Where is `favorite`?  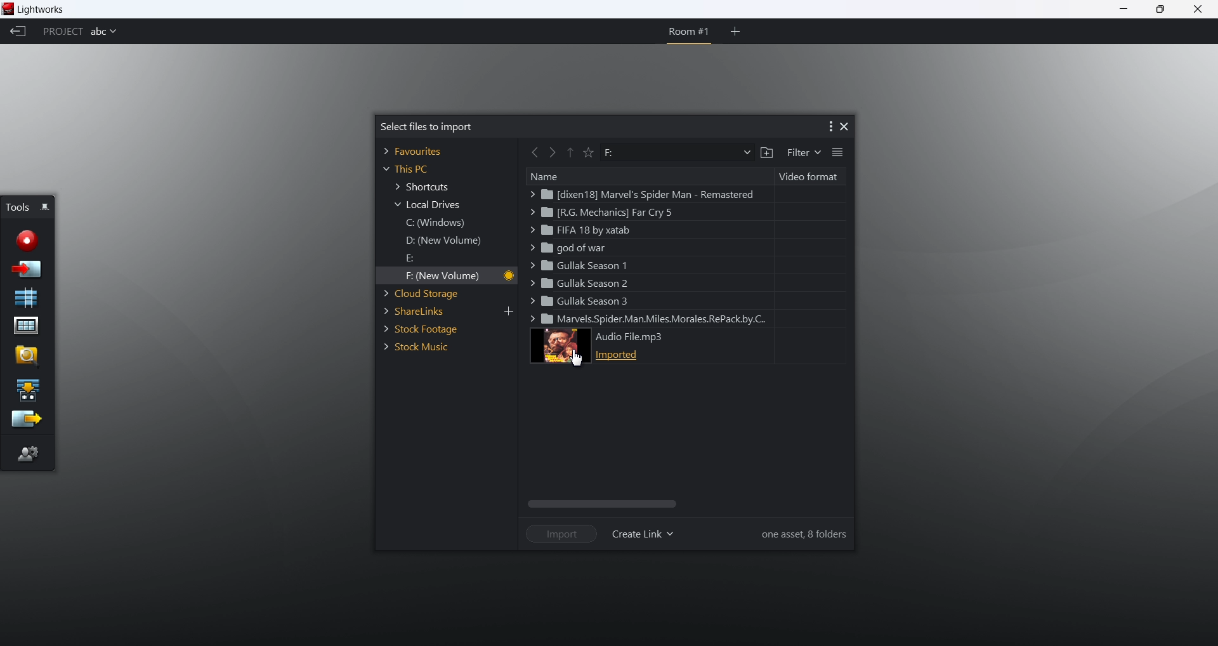 favorite is located at coordinates (587, 154).